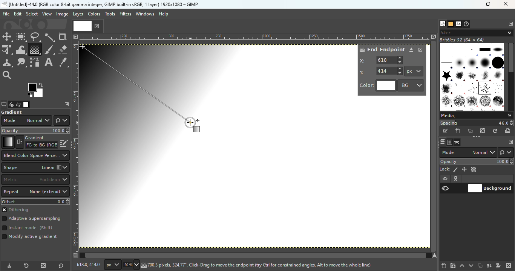 The image size is (515, 271). What do you see at coordinates (18, 104) in the screenshot?
I see `Open the undo history dialog` at bounding box center [18, 104].